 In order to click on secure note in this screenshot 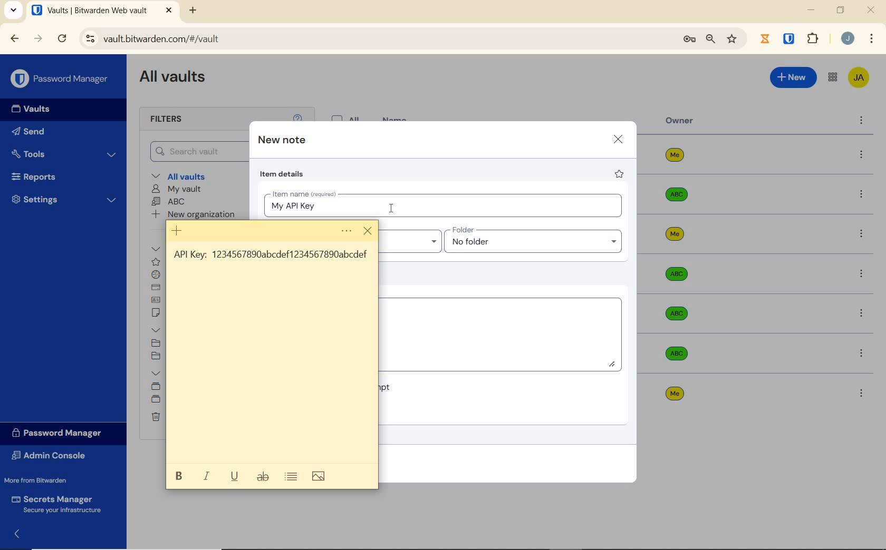, I will do `click(159, 314)`.